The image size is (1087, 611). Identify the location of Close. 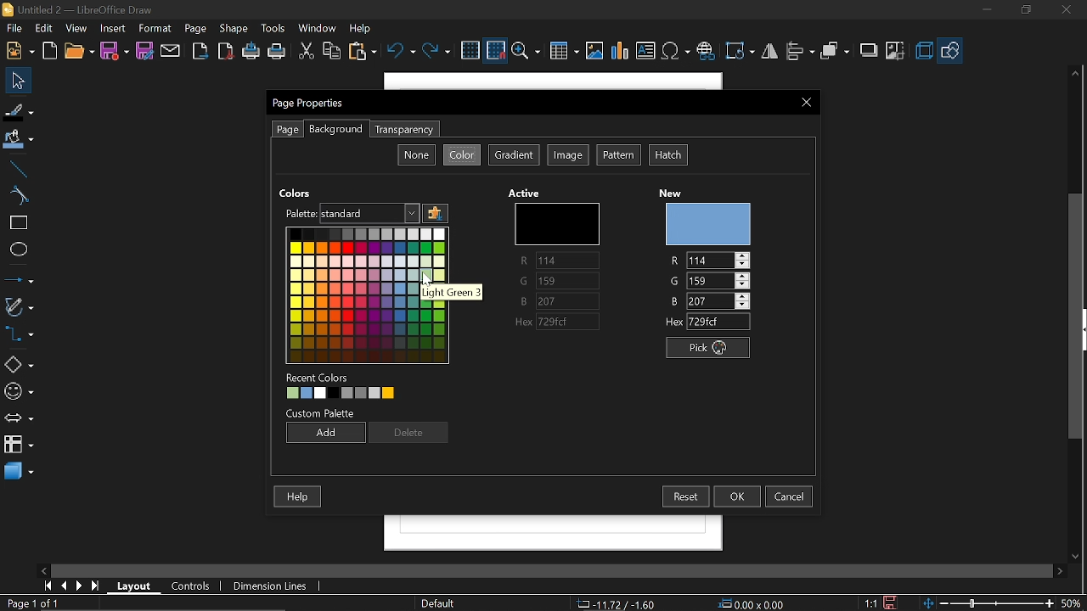
(807, 103).